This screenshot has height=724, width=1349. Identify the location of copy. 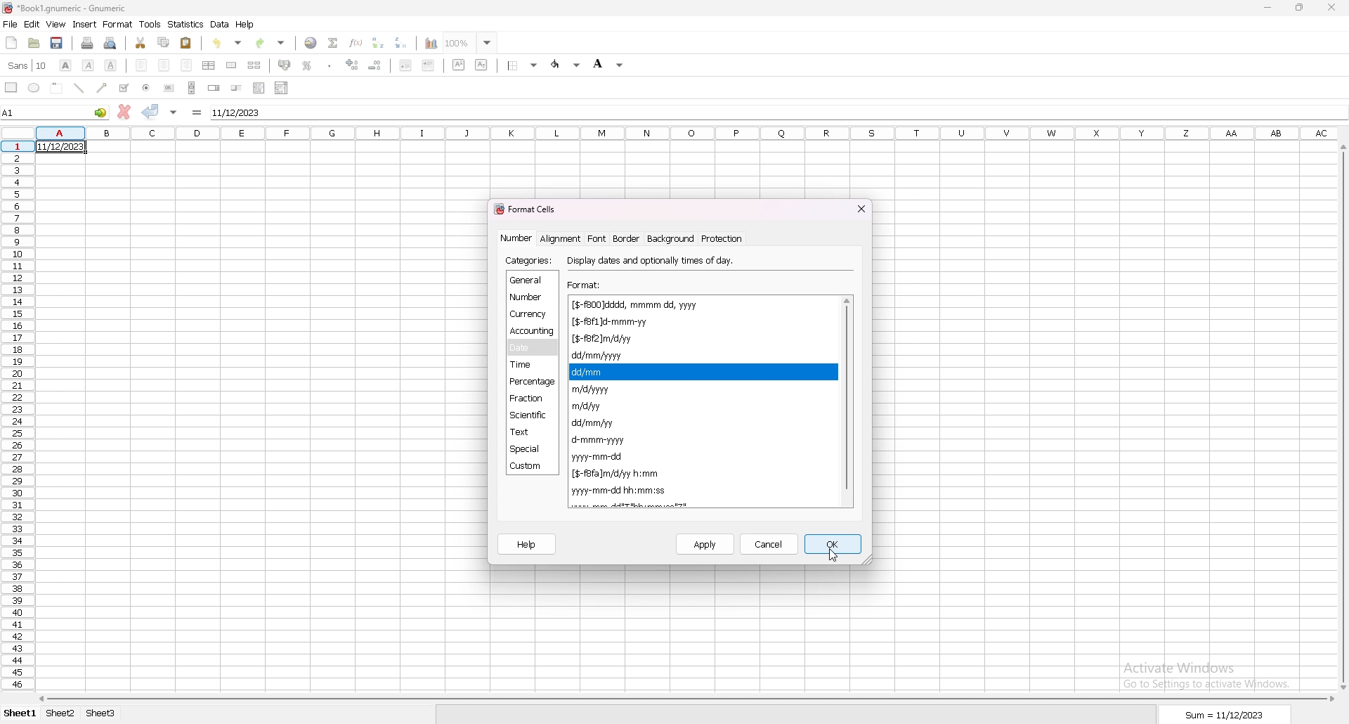
(165, 41).